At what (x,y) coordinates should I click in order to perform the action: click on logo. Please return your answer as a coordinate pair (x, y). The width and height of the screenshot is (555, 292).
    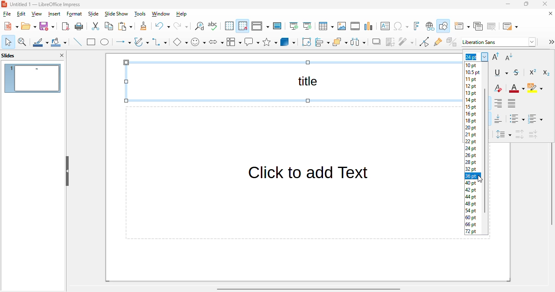
    Looking at the image, I should click on (4, 4).